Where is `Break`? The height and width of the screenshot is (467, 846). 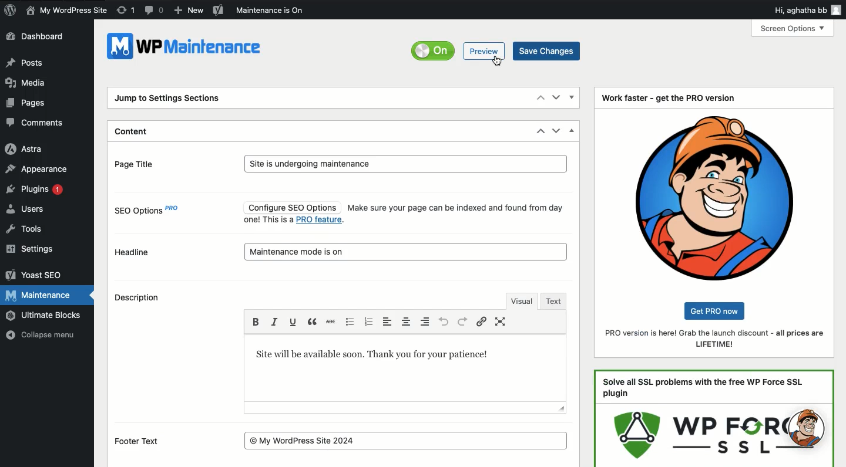
Break is located at coordinates (313, 321).